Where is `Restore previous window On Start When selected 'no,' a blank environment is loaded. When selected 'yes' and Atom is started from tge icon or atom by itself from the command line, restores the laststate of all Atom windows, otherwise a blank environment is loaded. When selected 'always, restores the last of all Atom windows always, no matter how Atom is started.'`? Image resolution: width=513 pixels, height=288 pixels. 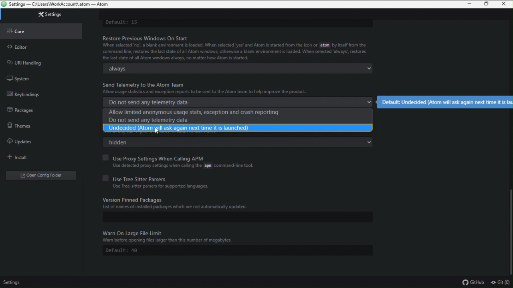 Restore previous window On Start When selected 'no,' a blank environment is loaded. When selected 'yes' and Atom is started from tge icon or atom by itself from the command line, restores the laststate of all Atom windows, otherwise a blank environment is loaded. When selected 'always, restores the last of all Atom windows always, no matter how Atom is started.' is located at coordinates (238, 48).